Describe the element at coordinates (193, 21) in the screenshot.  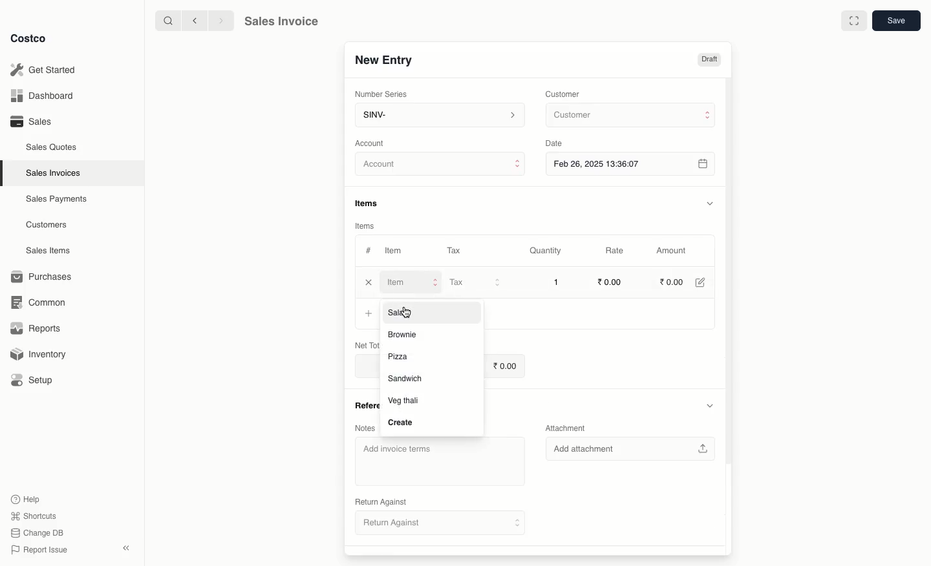
I see `Back` at that location.